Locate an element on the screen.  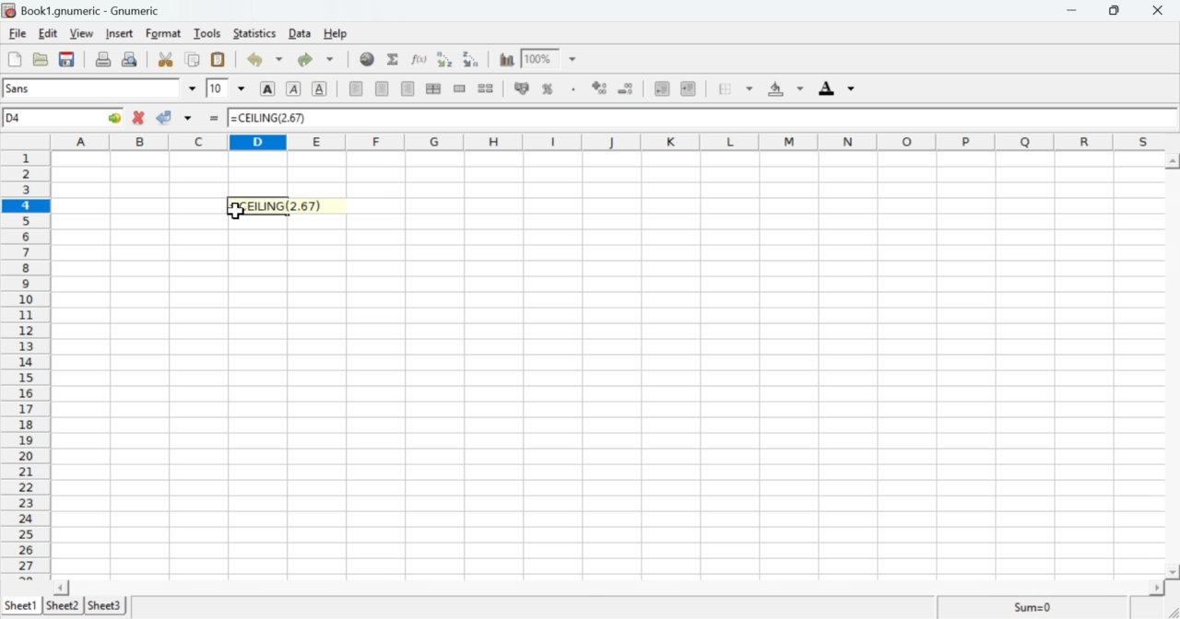
Print is located at coordinates (104, 60).